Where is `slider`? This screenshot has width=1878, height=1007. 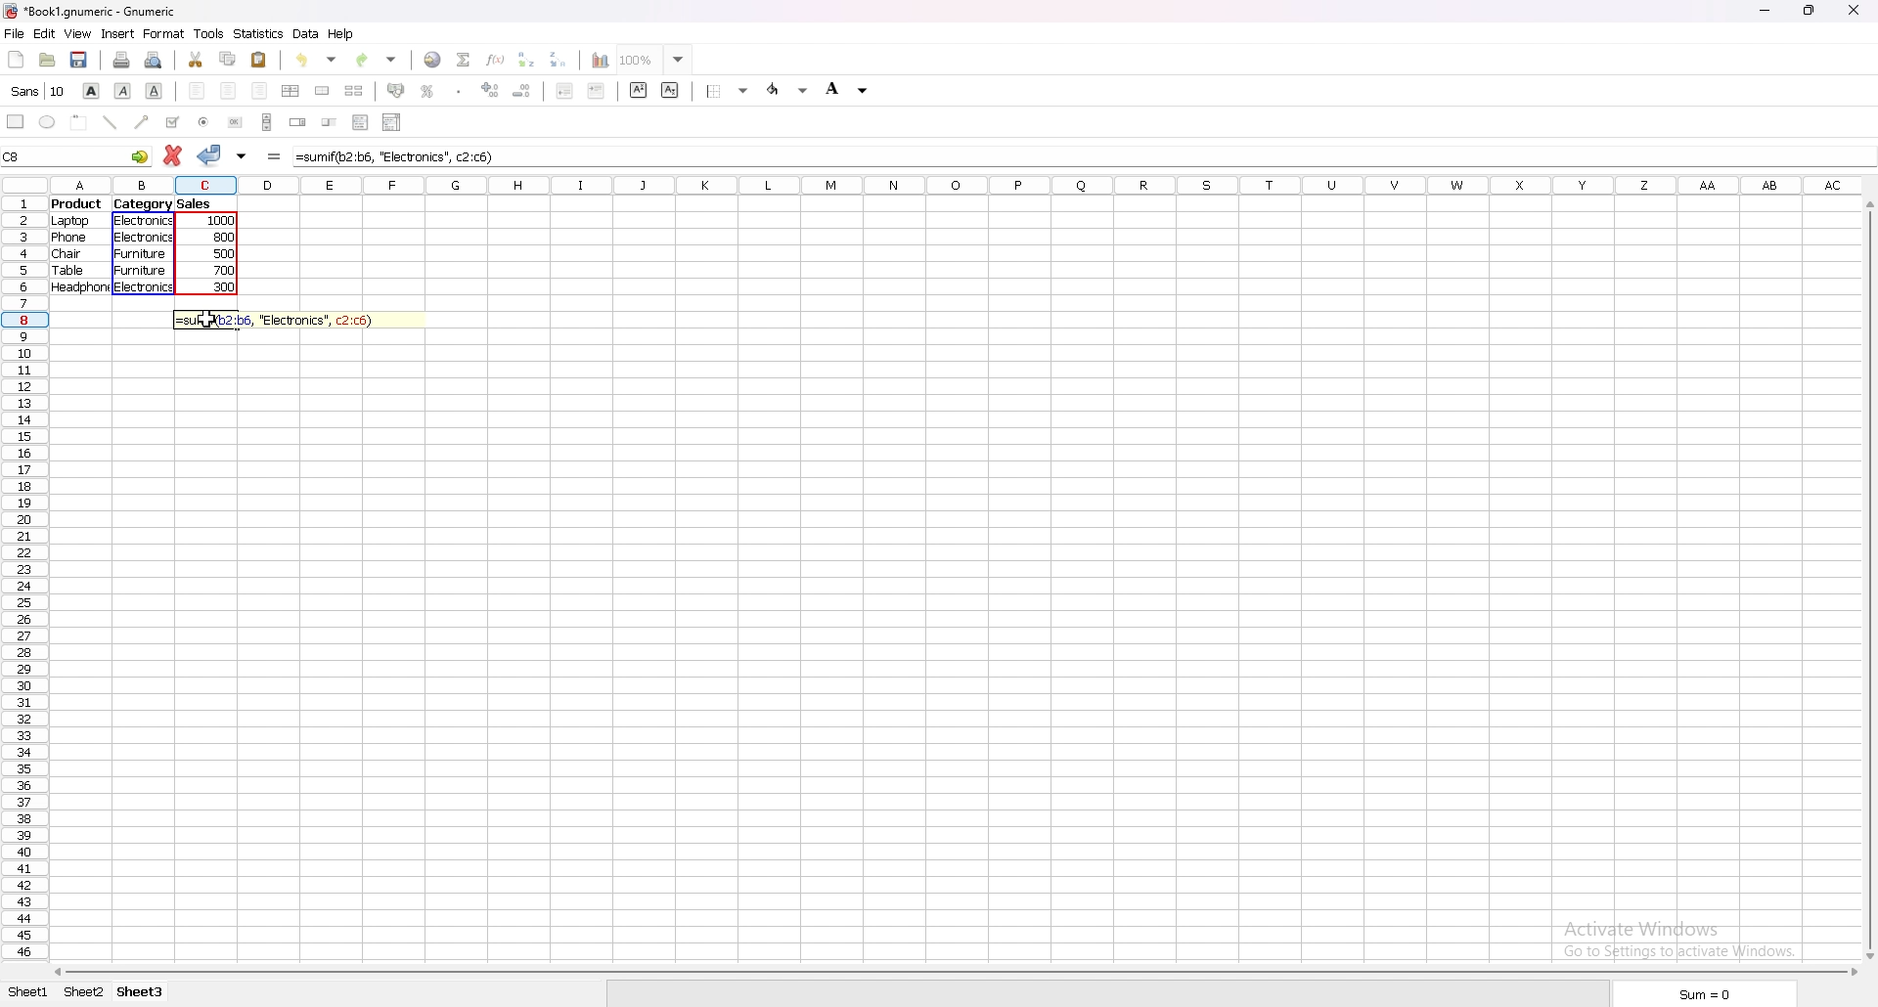
slider is located at coordinates (329, 124).